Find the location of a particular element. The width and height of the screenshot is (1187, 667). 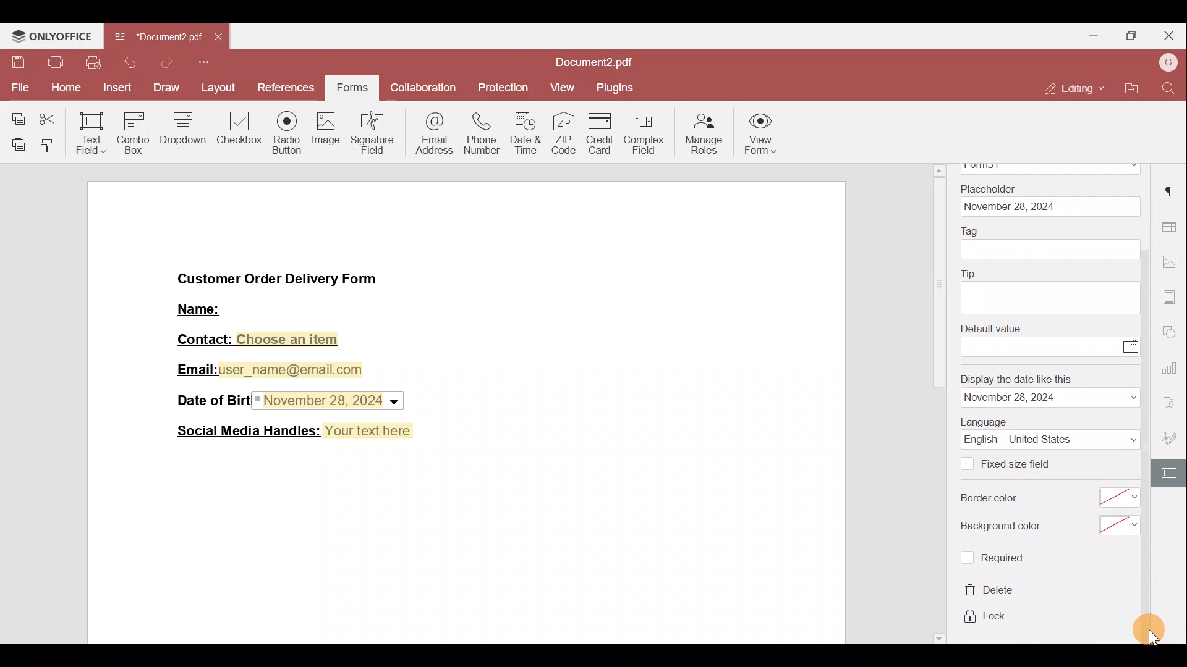

References is located at coordinates (289, 88).